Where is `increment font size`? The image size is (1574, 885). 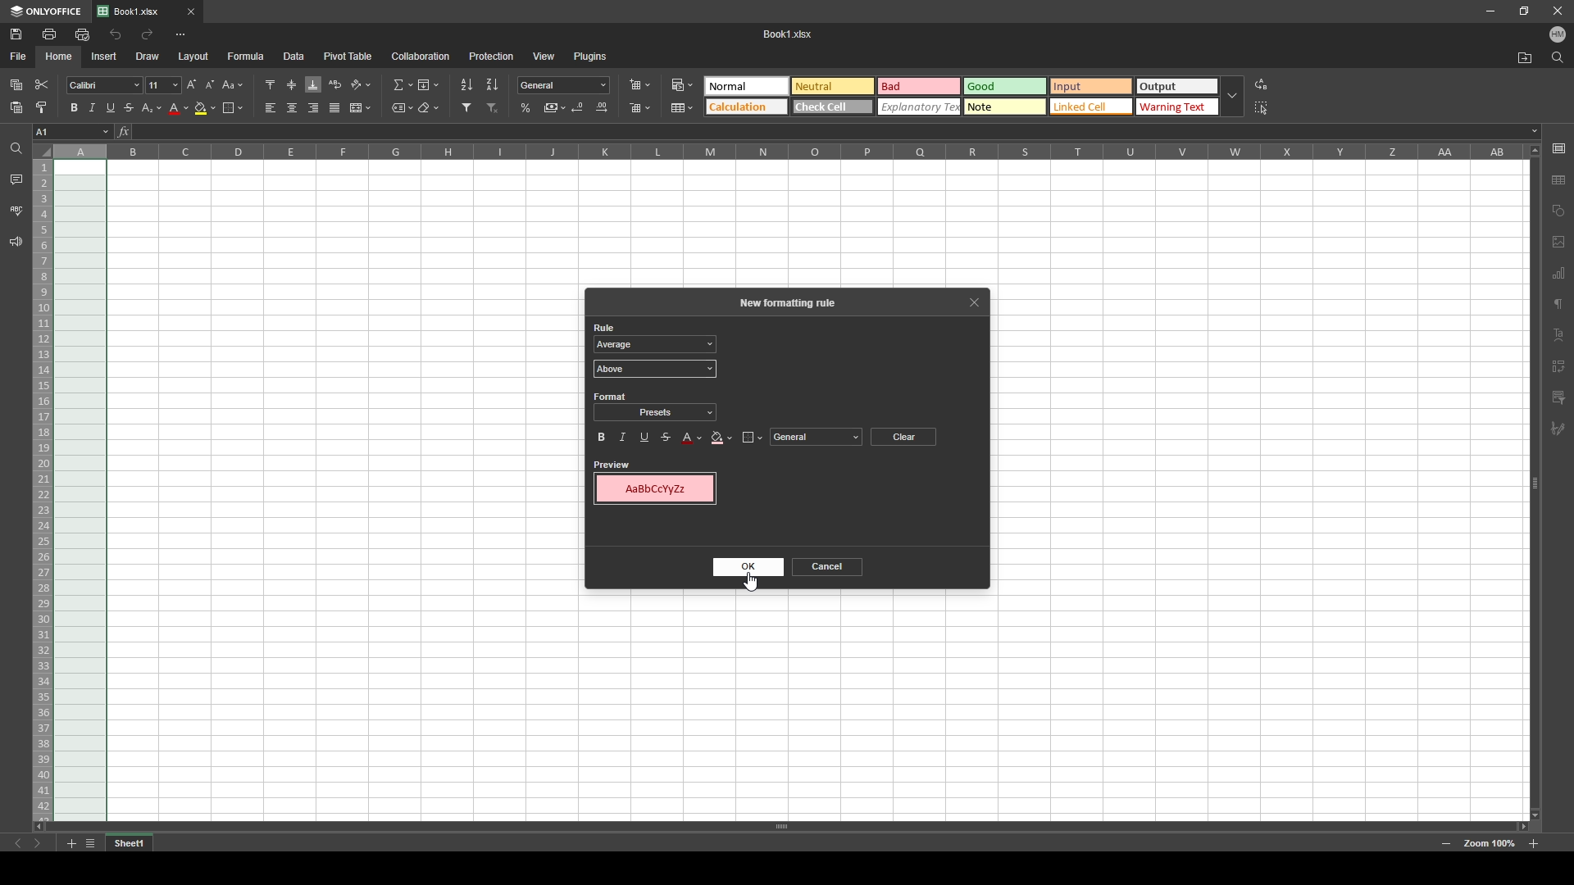 increment font size is located at coordinates (190, 84).